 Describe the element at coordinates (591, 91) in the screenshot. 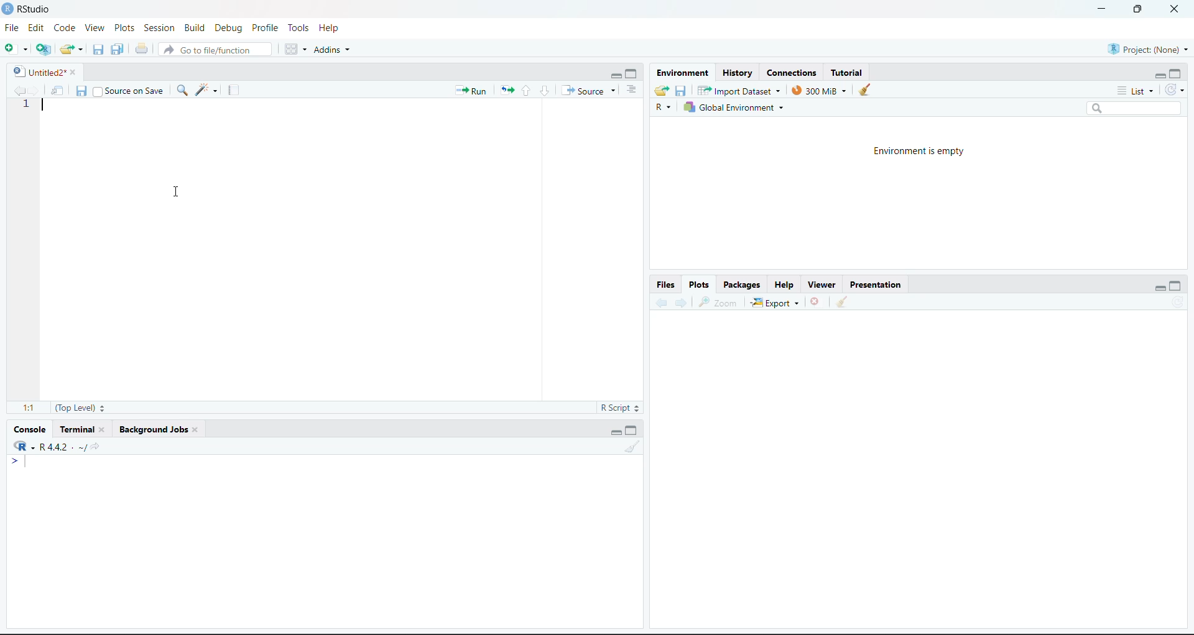

I see ` Source ` at that location.